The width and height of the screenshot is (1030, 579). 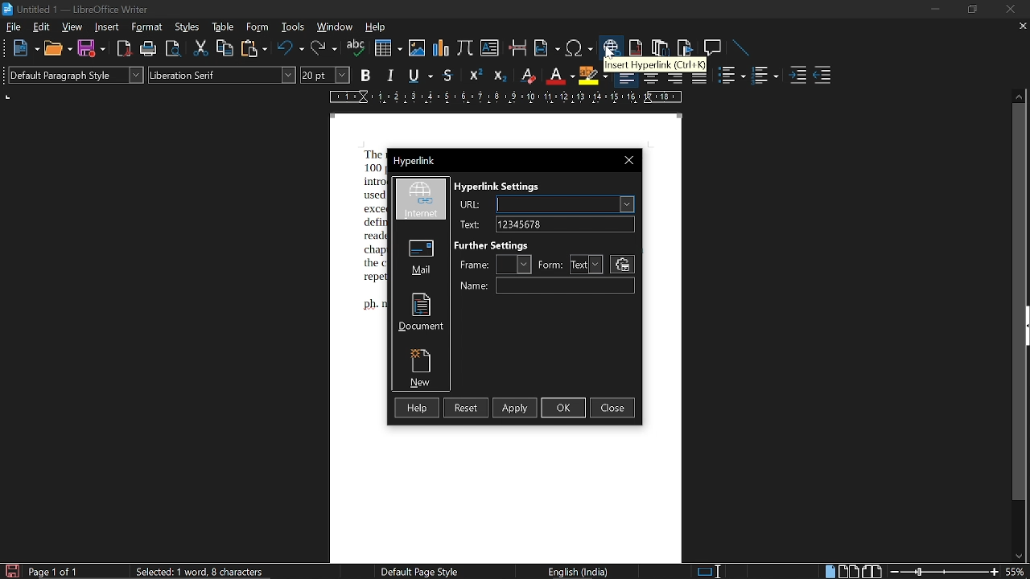 What do you see at coordinates (356, 49) in the screenshot?
I see `spell check` at bounding box center [356, 49].